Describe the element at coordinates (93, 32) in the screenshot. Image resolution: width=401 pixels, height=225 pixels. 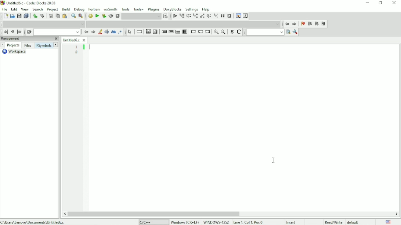
I see `Next` at that location.